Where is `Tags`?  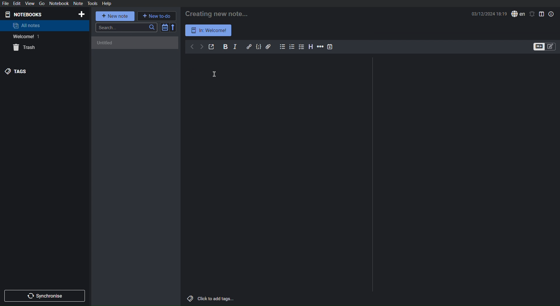
Tags is located at coordinates (17, 71).